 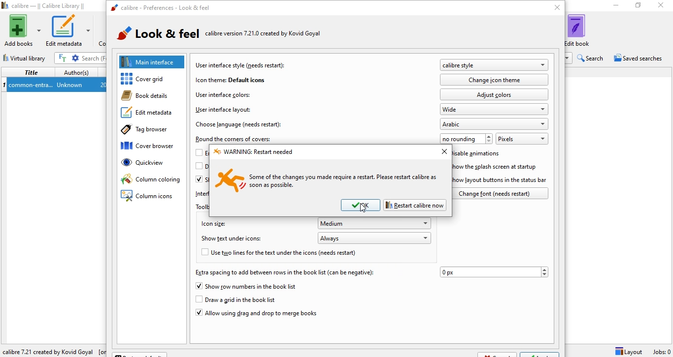 I want to click on show row number in the book list, so click(x=247, y=287).